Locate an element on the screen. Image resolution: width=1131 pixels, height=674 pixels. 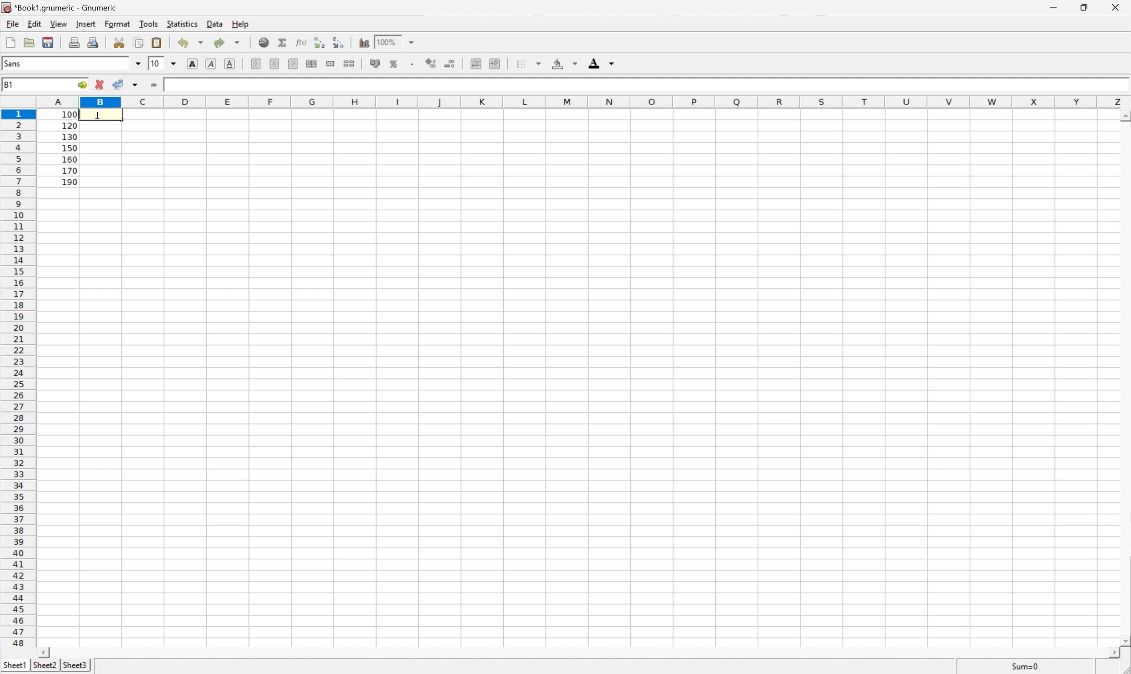
Data is located at coordinates (214, 23).